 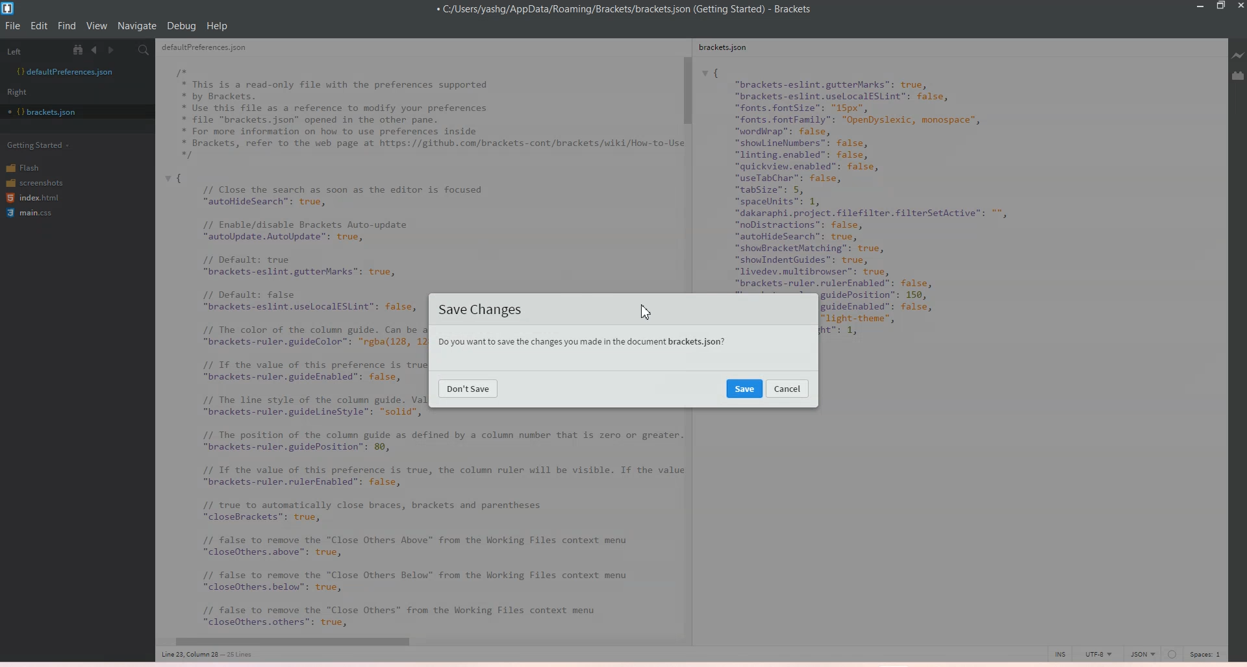 I want to click on Screenshots, so click(x=34, y=182).